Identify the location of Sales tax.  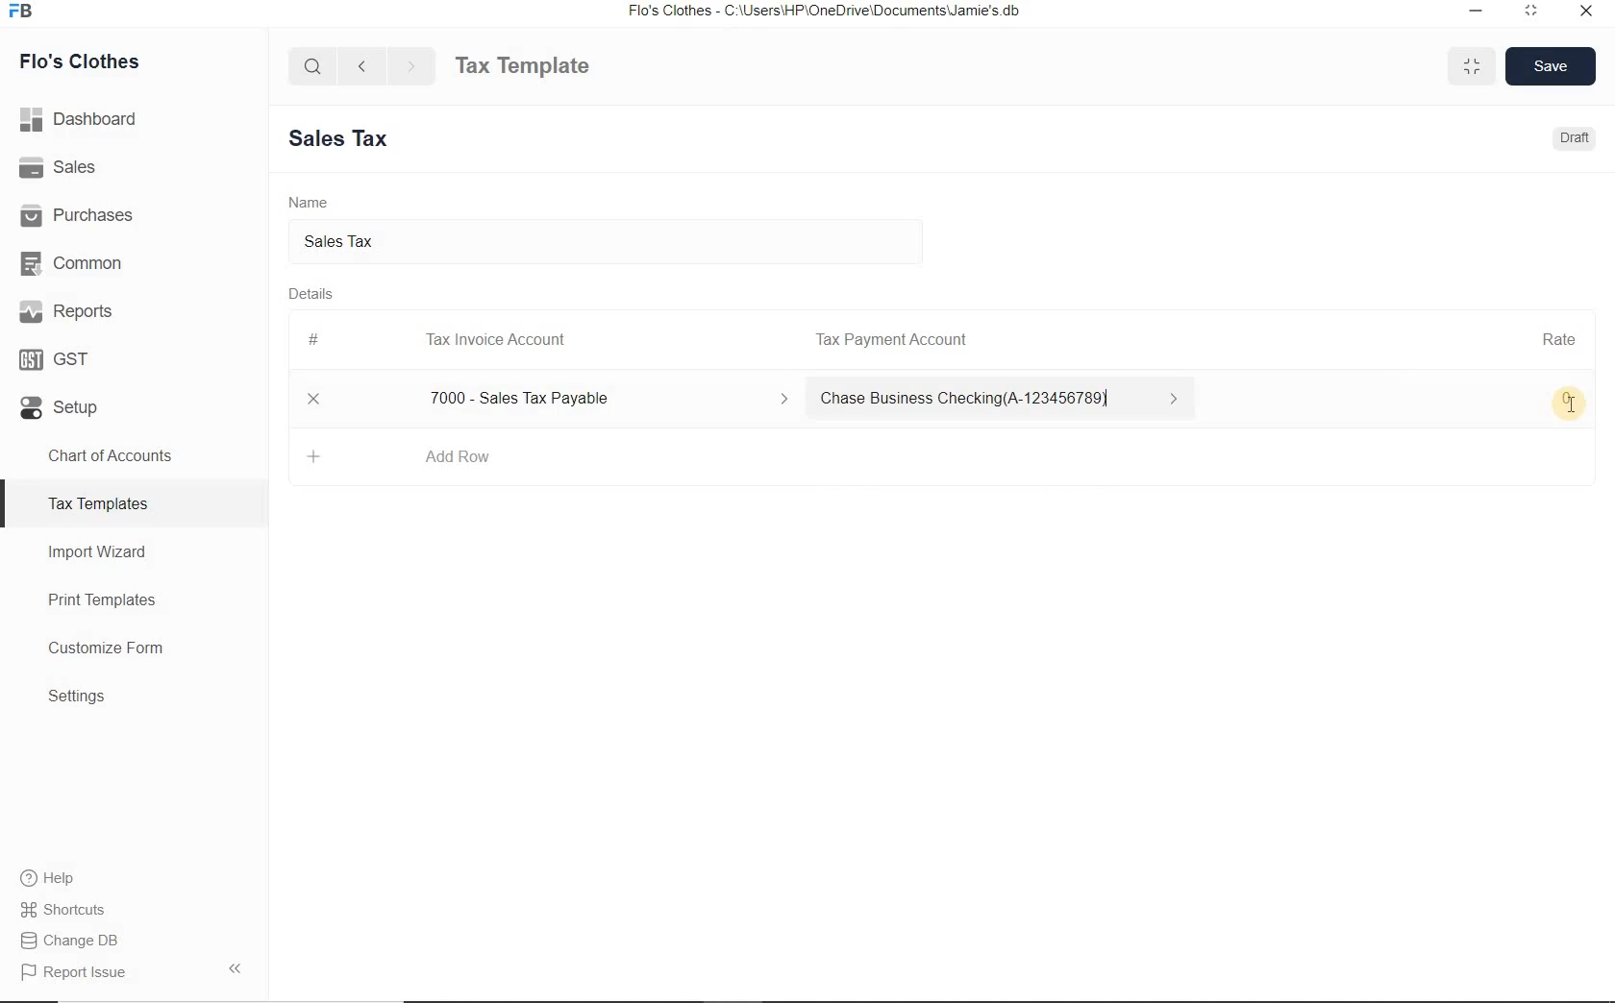
(603, 241).